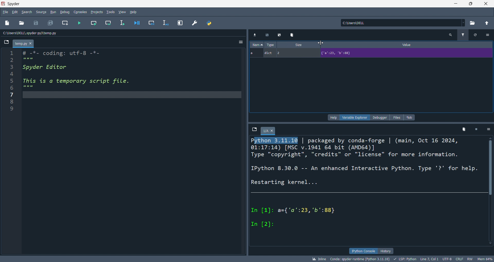 This screenshot has height=262, width=494. I want to click on save, so click(35, 22).